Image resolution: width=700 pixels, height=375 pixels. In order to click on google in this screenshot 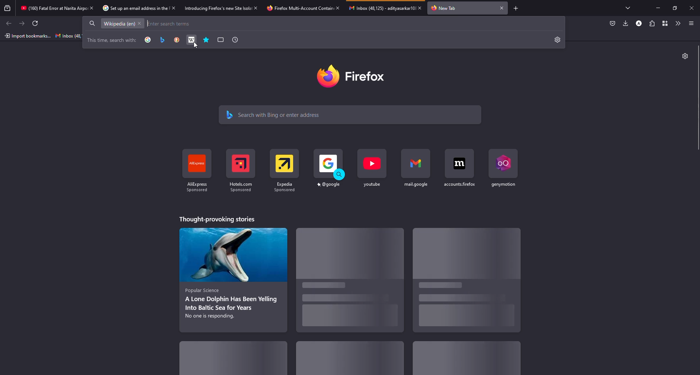, I will do `click(148, 40)`.